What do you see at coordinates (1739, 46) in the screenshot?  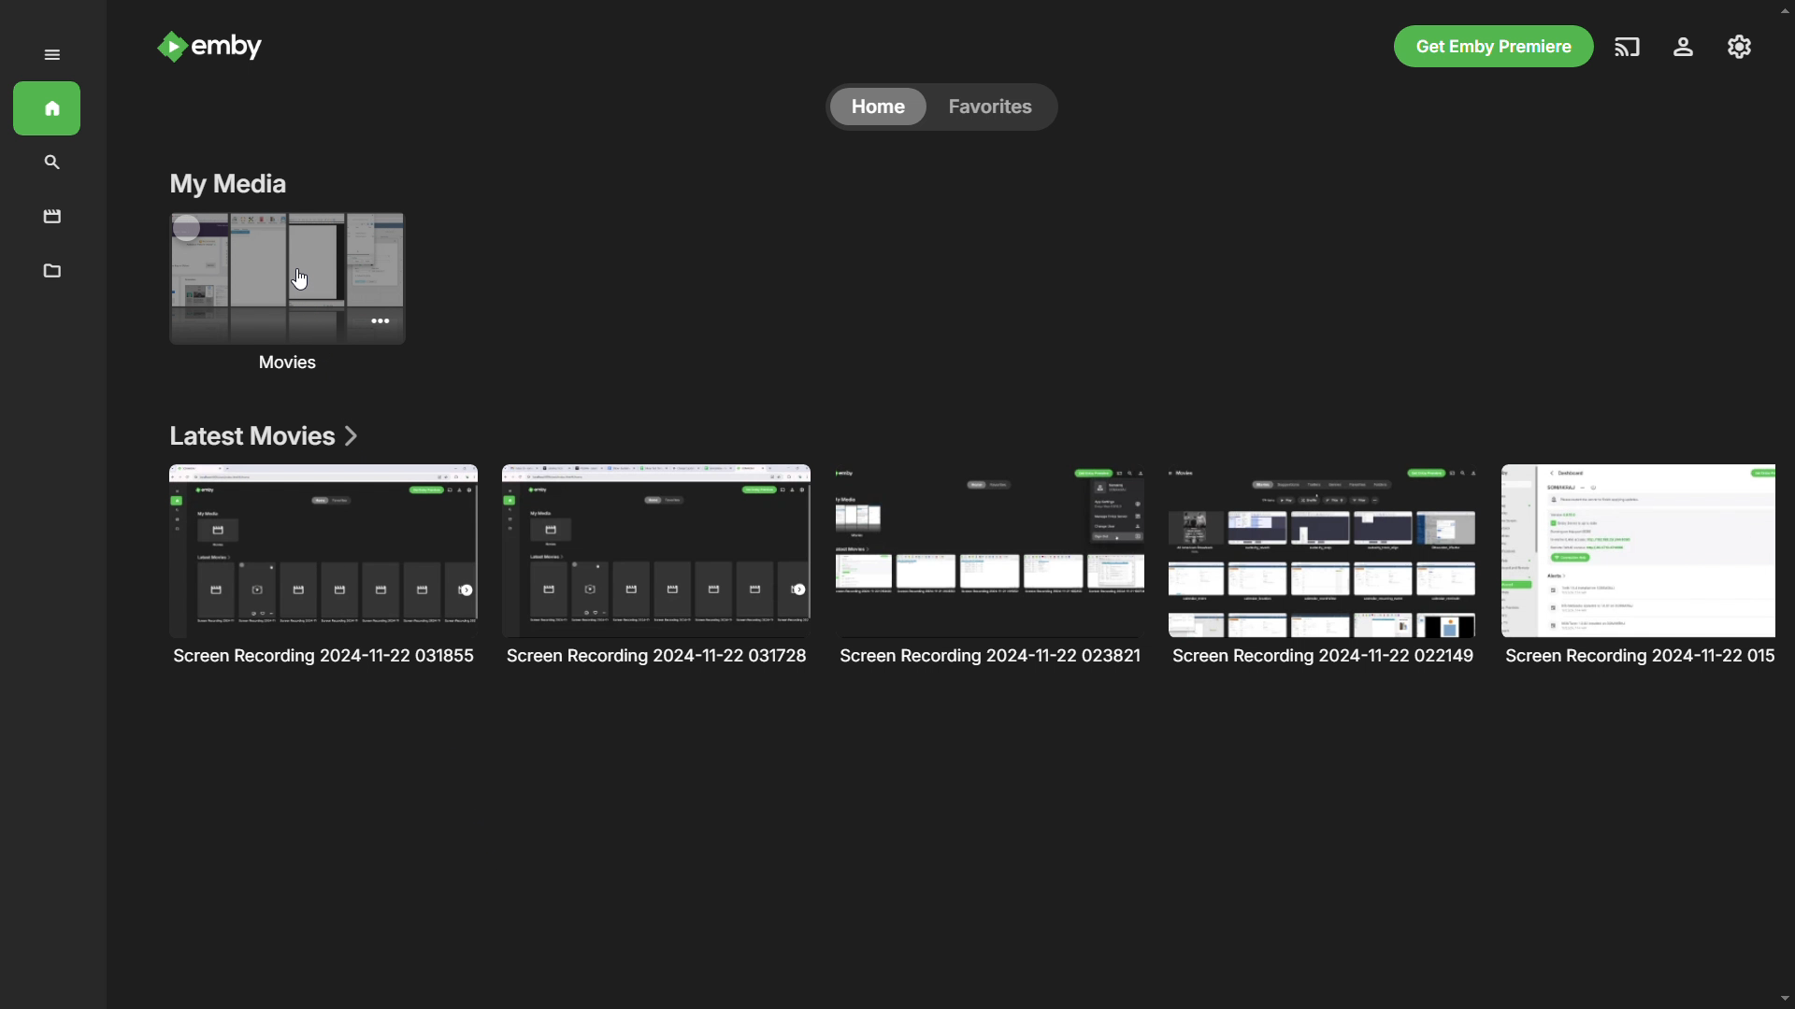 I see `settings` at bounding box center [1739, 46].